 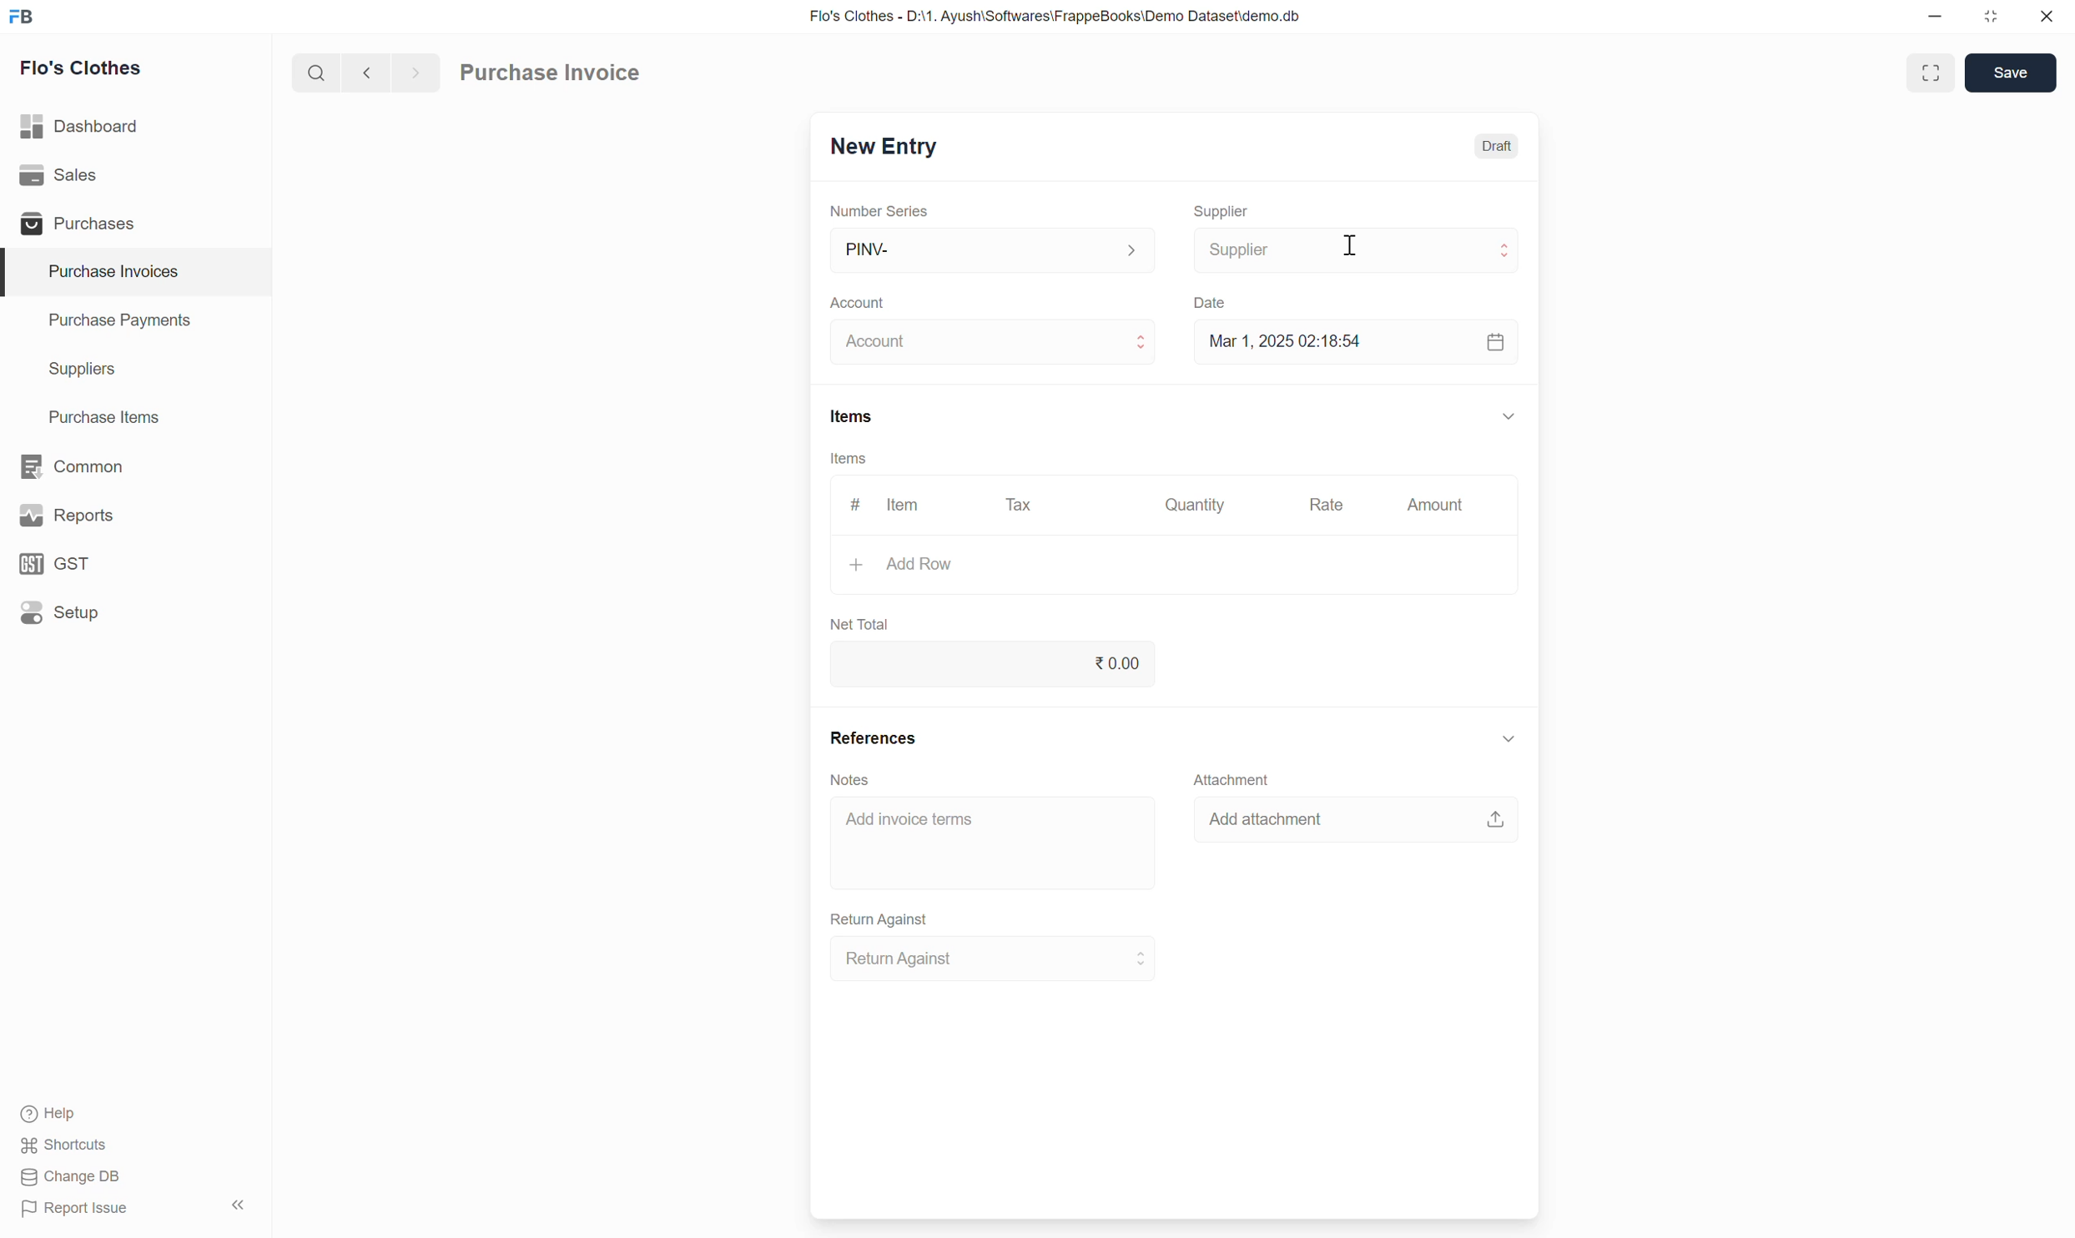 I want to click on Reports, so click(x=135, y=516).